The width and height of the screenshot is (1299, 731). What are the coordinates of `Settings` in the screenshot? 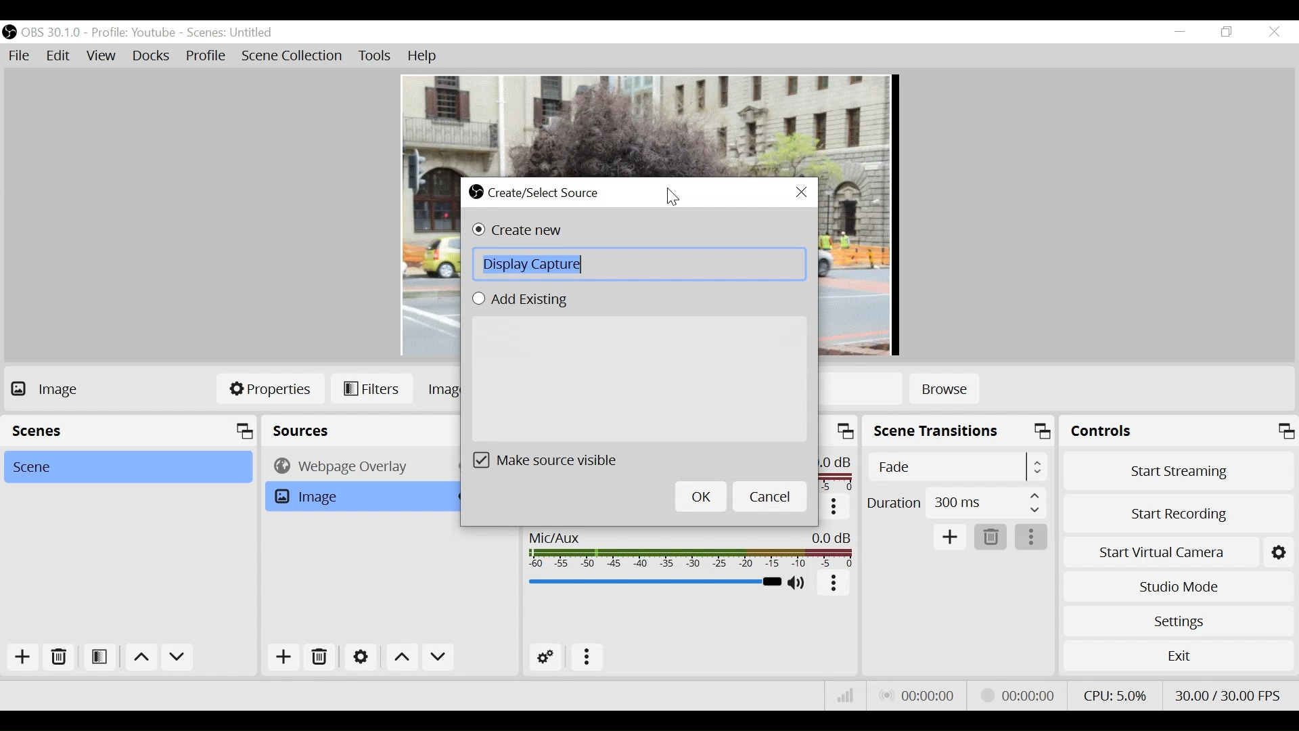 It's located at (1179, 621).